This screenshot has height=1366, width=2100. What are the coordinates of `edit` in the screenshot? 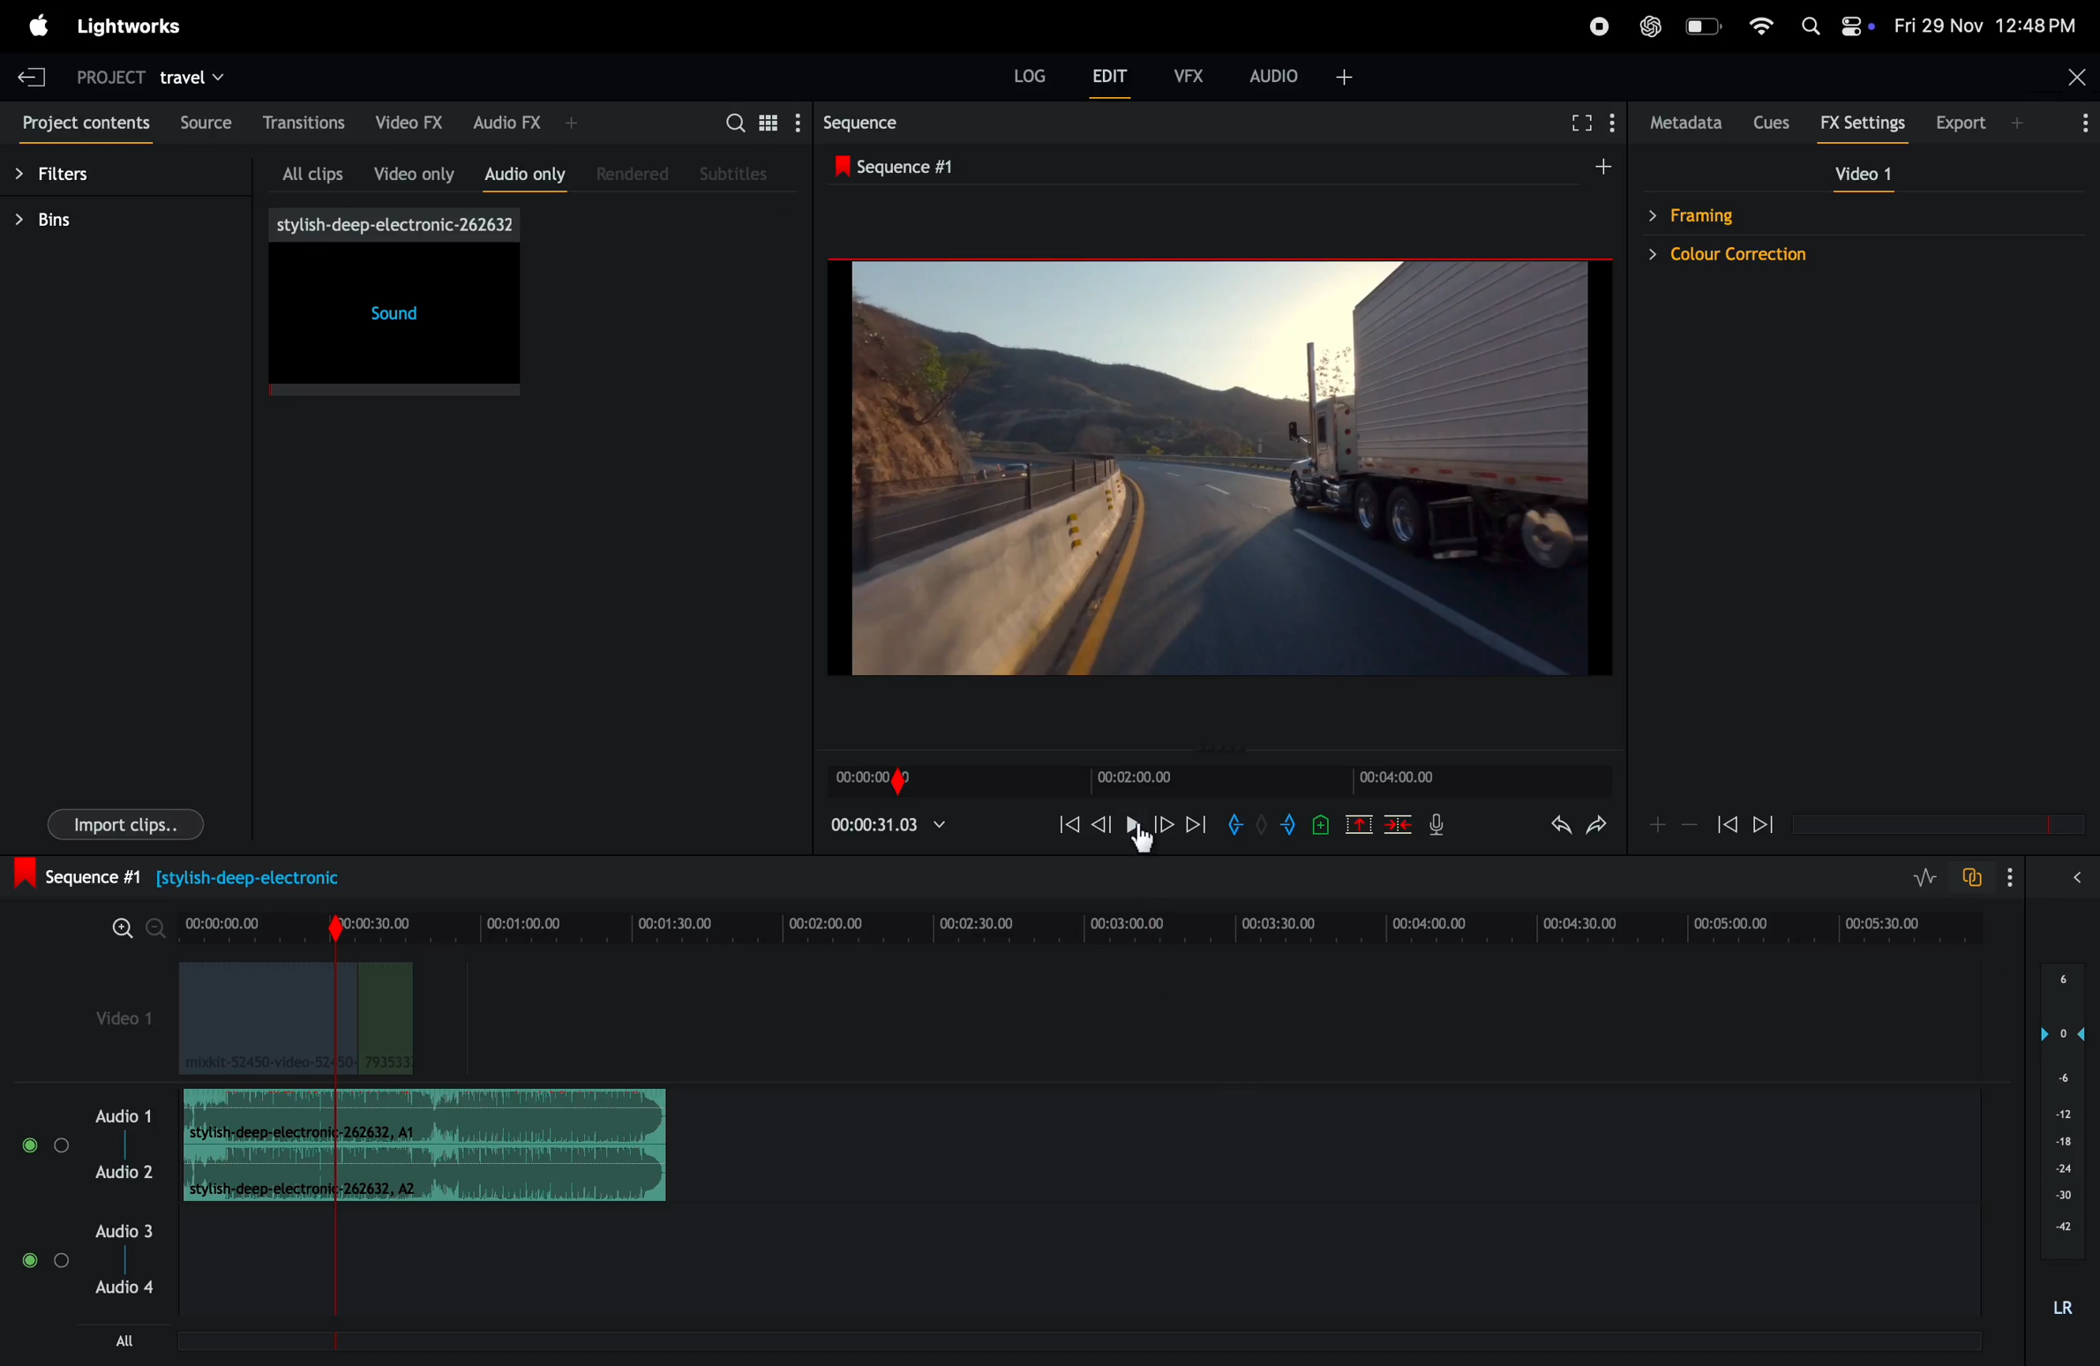 It's located at (1111, 79).